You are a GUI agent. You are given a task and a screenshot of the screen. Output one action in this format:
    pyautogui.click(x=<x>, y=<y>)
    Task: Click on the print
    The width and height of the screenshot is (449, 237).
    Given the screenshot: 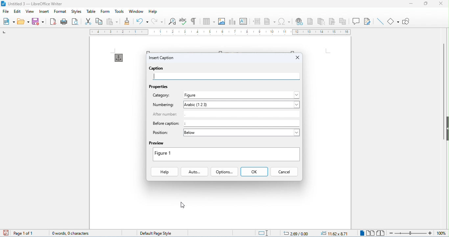 What is the action you would take?
    pyautogui.click(x=65, y=22)
    